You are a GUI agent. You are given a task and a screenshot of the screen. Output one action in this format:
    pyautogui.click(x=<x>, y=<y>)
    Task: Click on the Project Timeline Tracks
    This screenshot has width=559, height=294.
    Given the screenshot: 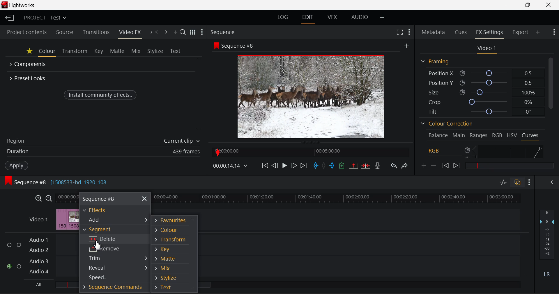 What is the action you would take?
    pyautogui.click(x=338, y=199)
    